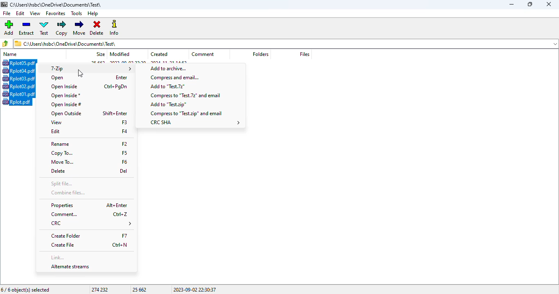 The width and height of the screenshot is (559, 294). Describe the element at coordinates (68, 192) in the screenshot. I see `combine files` at that location.